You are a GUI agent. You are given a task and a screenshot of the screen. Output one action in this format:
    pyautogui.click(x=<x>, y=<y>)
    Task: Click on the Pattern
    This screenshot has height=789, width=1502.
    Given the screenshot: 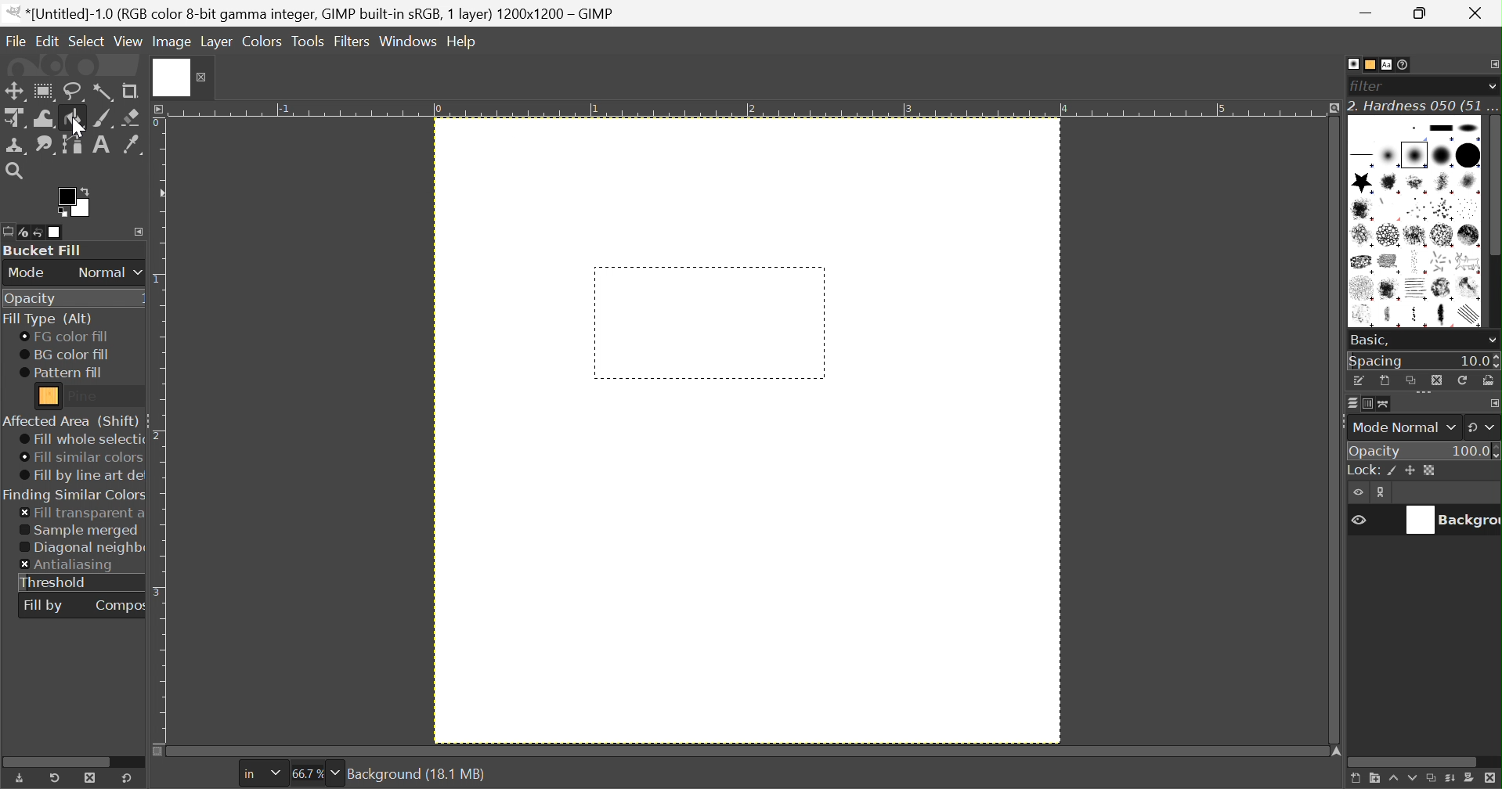 What is the action you would take?
    pyautogui.click(x=49, y=396)
    